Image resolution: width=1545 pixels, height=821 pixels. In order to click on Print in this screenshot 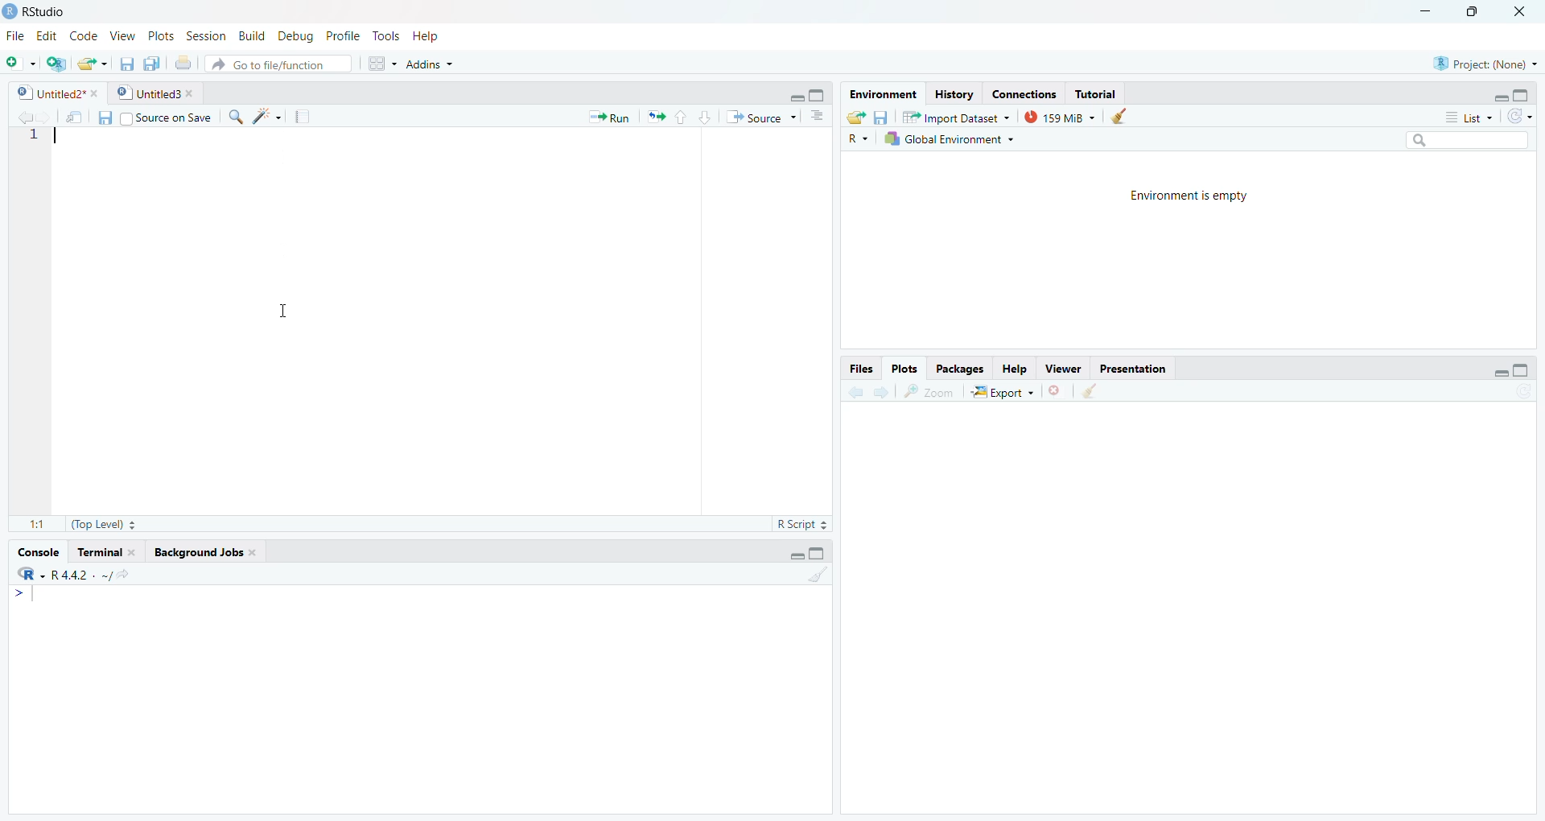, I will do `click(183, 64)`.